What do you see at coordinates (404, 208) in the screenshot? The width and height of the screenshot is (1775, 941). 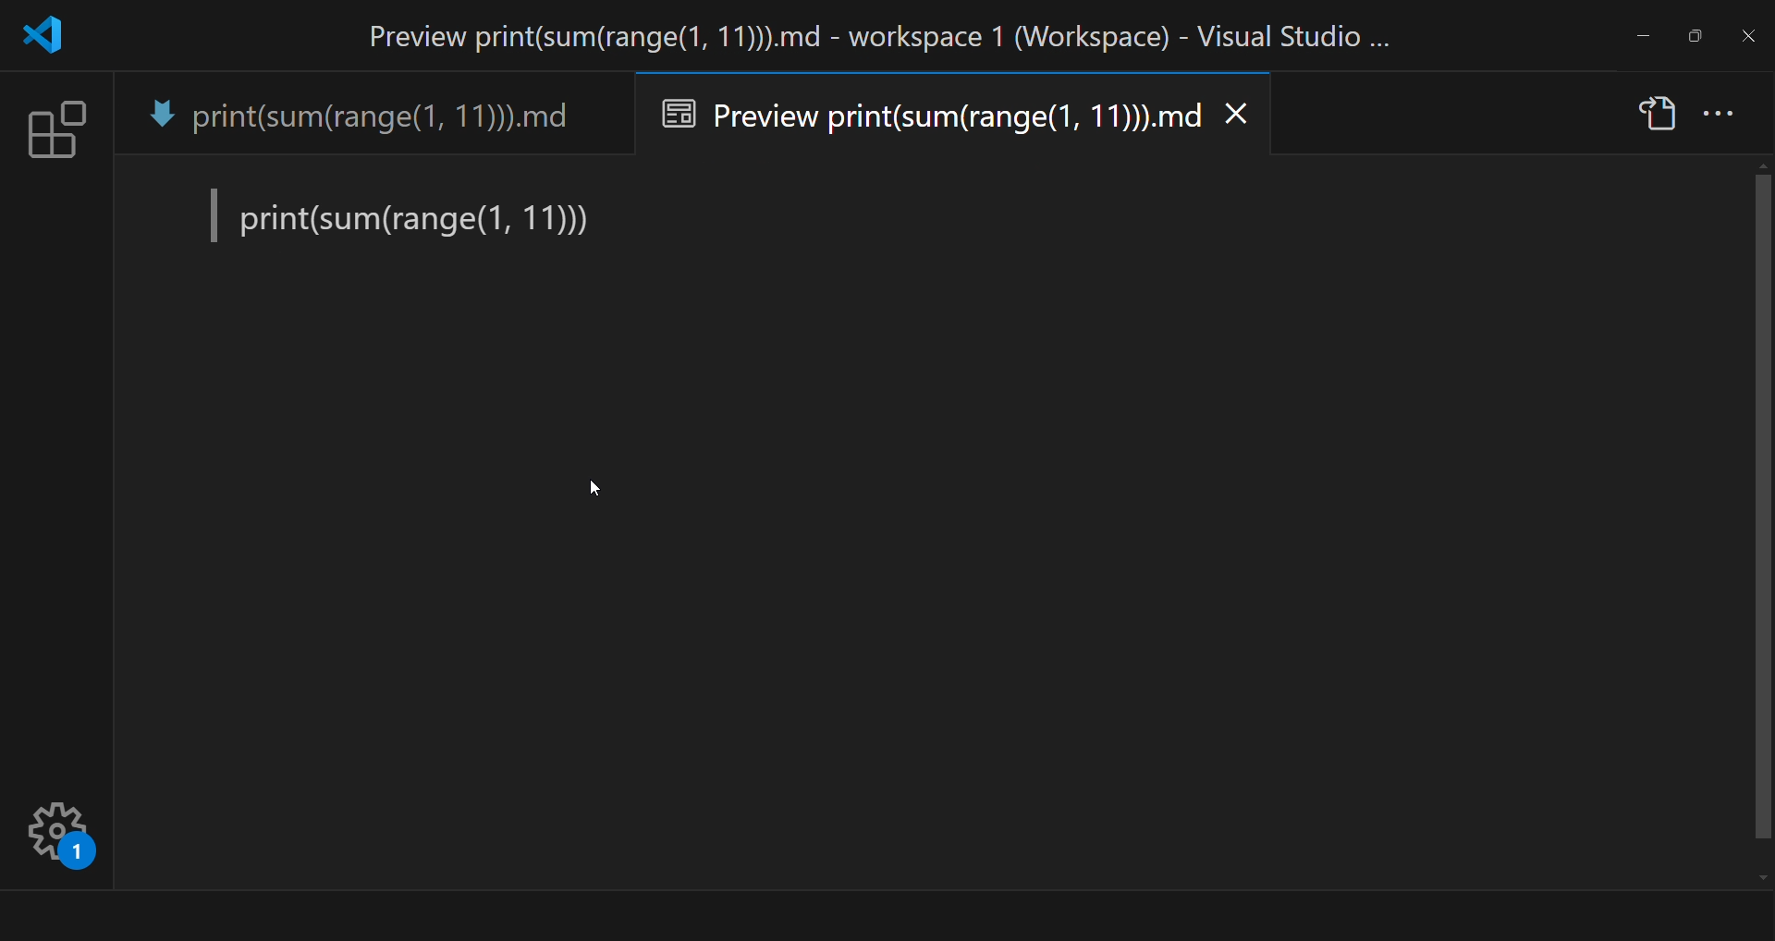 I see `preview` at bounding box center [404, 208].